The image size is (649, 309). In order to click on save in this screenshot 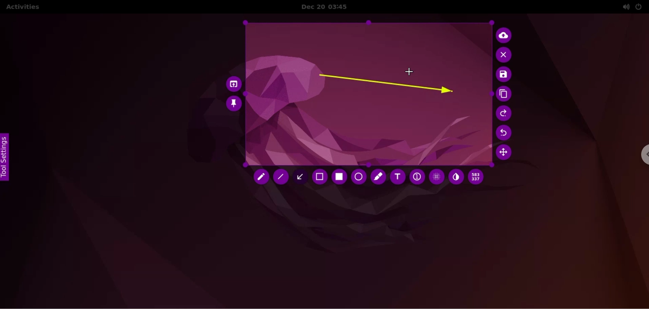, I will do `click(504, 75)`.